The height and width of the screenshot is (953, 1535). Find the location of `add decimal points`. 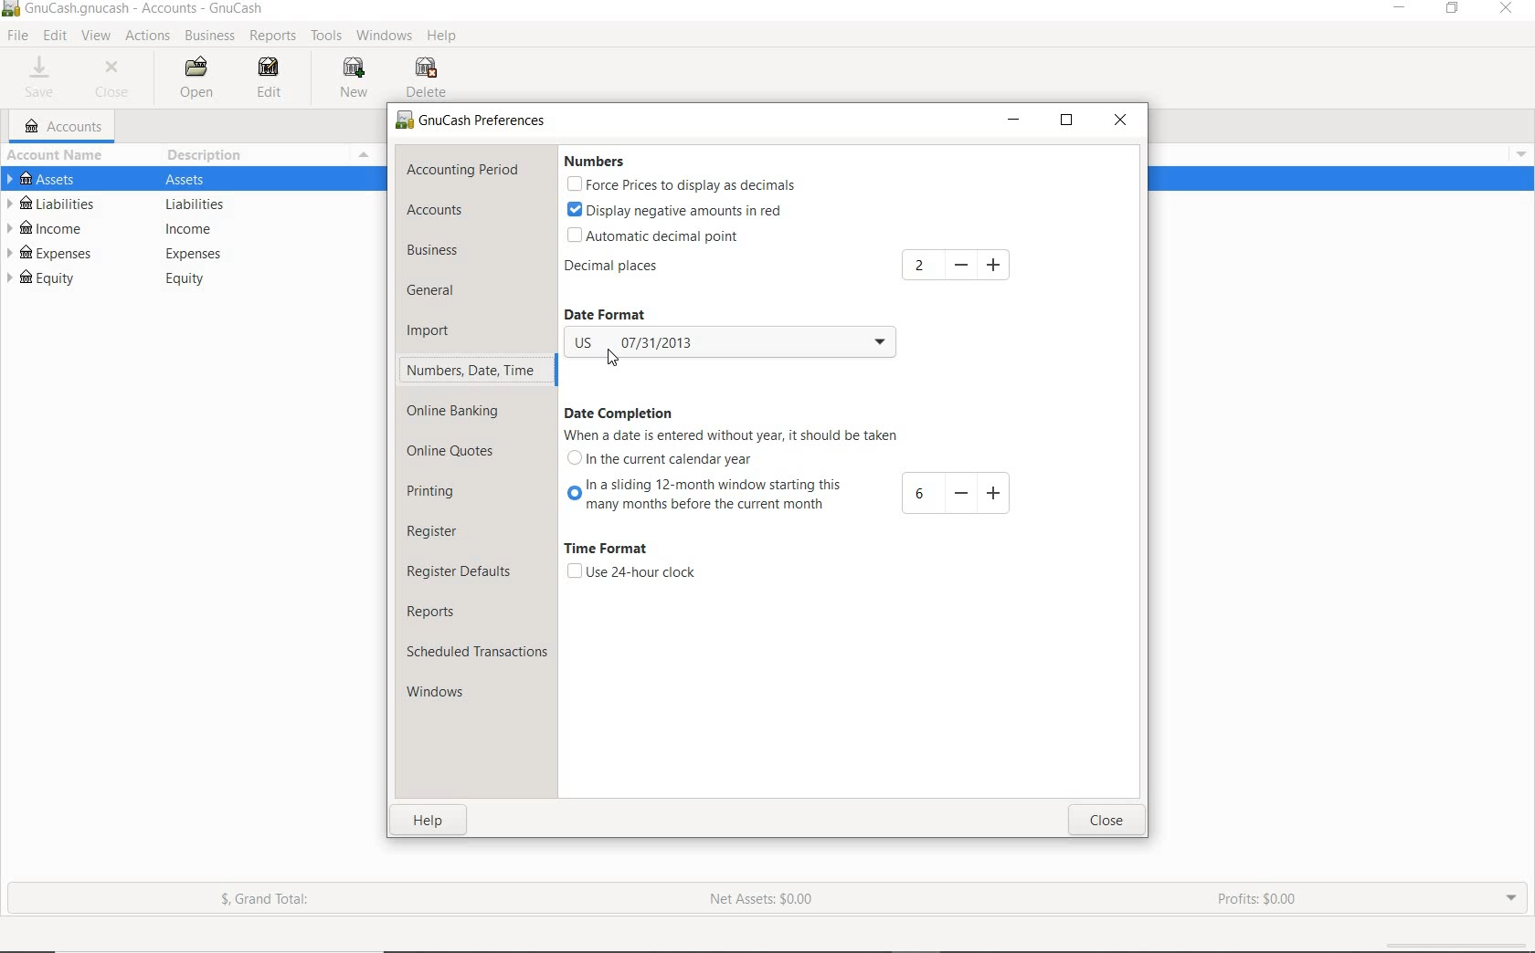

add decimal points is located at coordinates (959, 265).